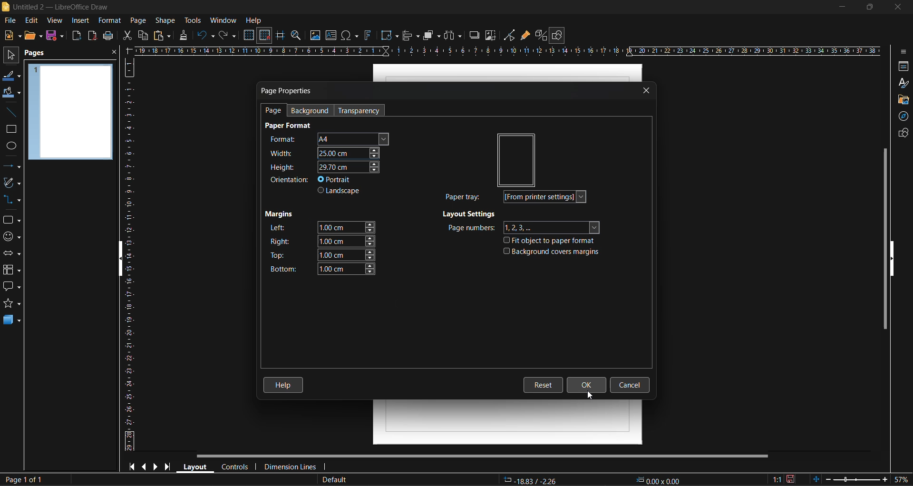 This screenshot has height=486, width=913. What do you see at coordinates (109, 36) in the screenshot?
I see `print` at bounding box center [109, 36].